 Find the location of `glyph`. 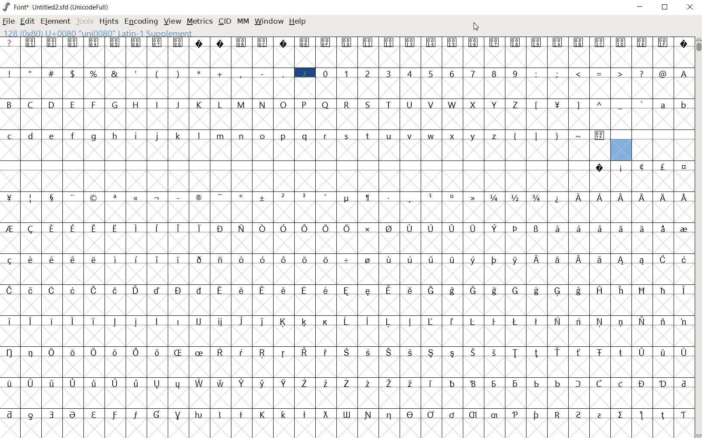

glyph is located at coordinates (453, 137).